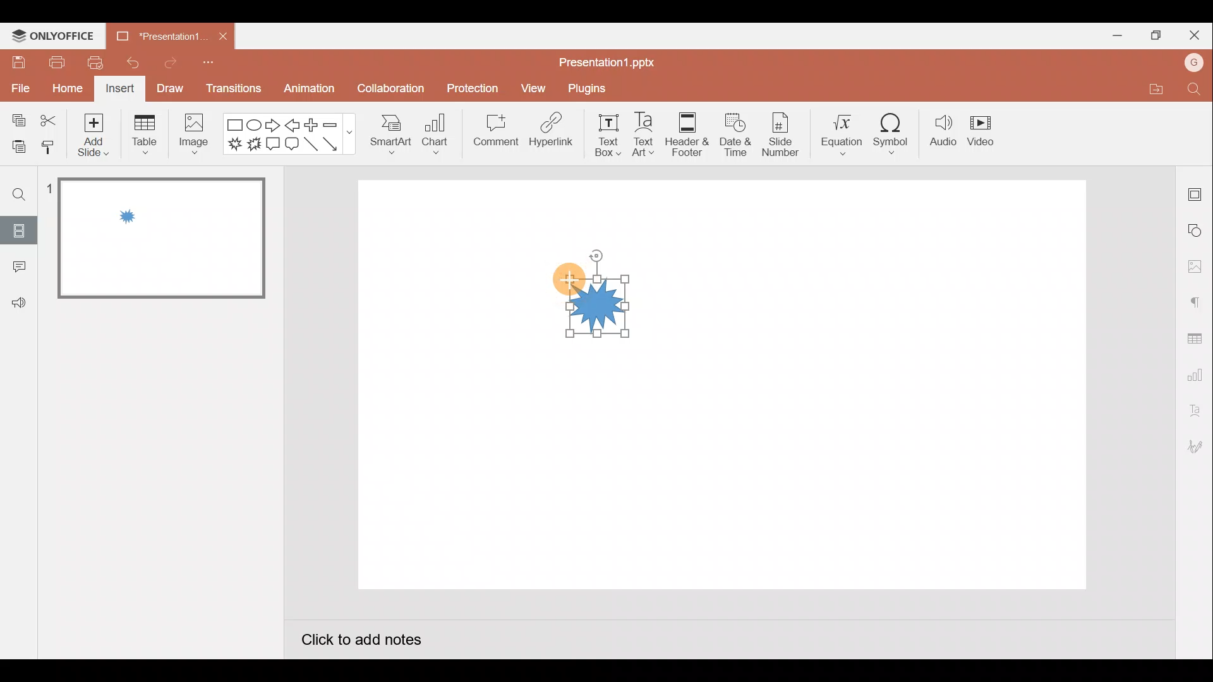  What do you see at coordinates (18, 230) in the screenshot?
I see `Slides` at bounding box center [18, 230].